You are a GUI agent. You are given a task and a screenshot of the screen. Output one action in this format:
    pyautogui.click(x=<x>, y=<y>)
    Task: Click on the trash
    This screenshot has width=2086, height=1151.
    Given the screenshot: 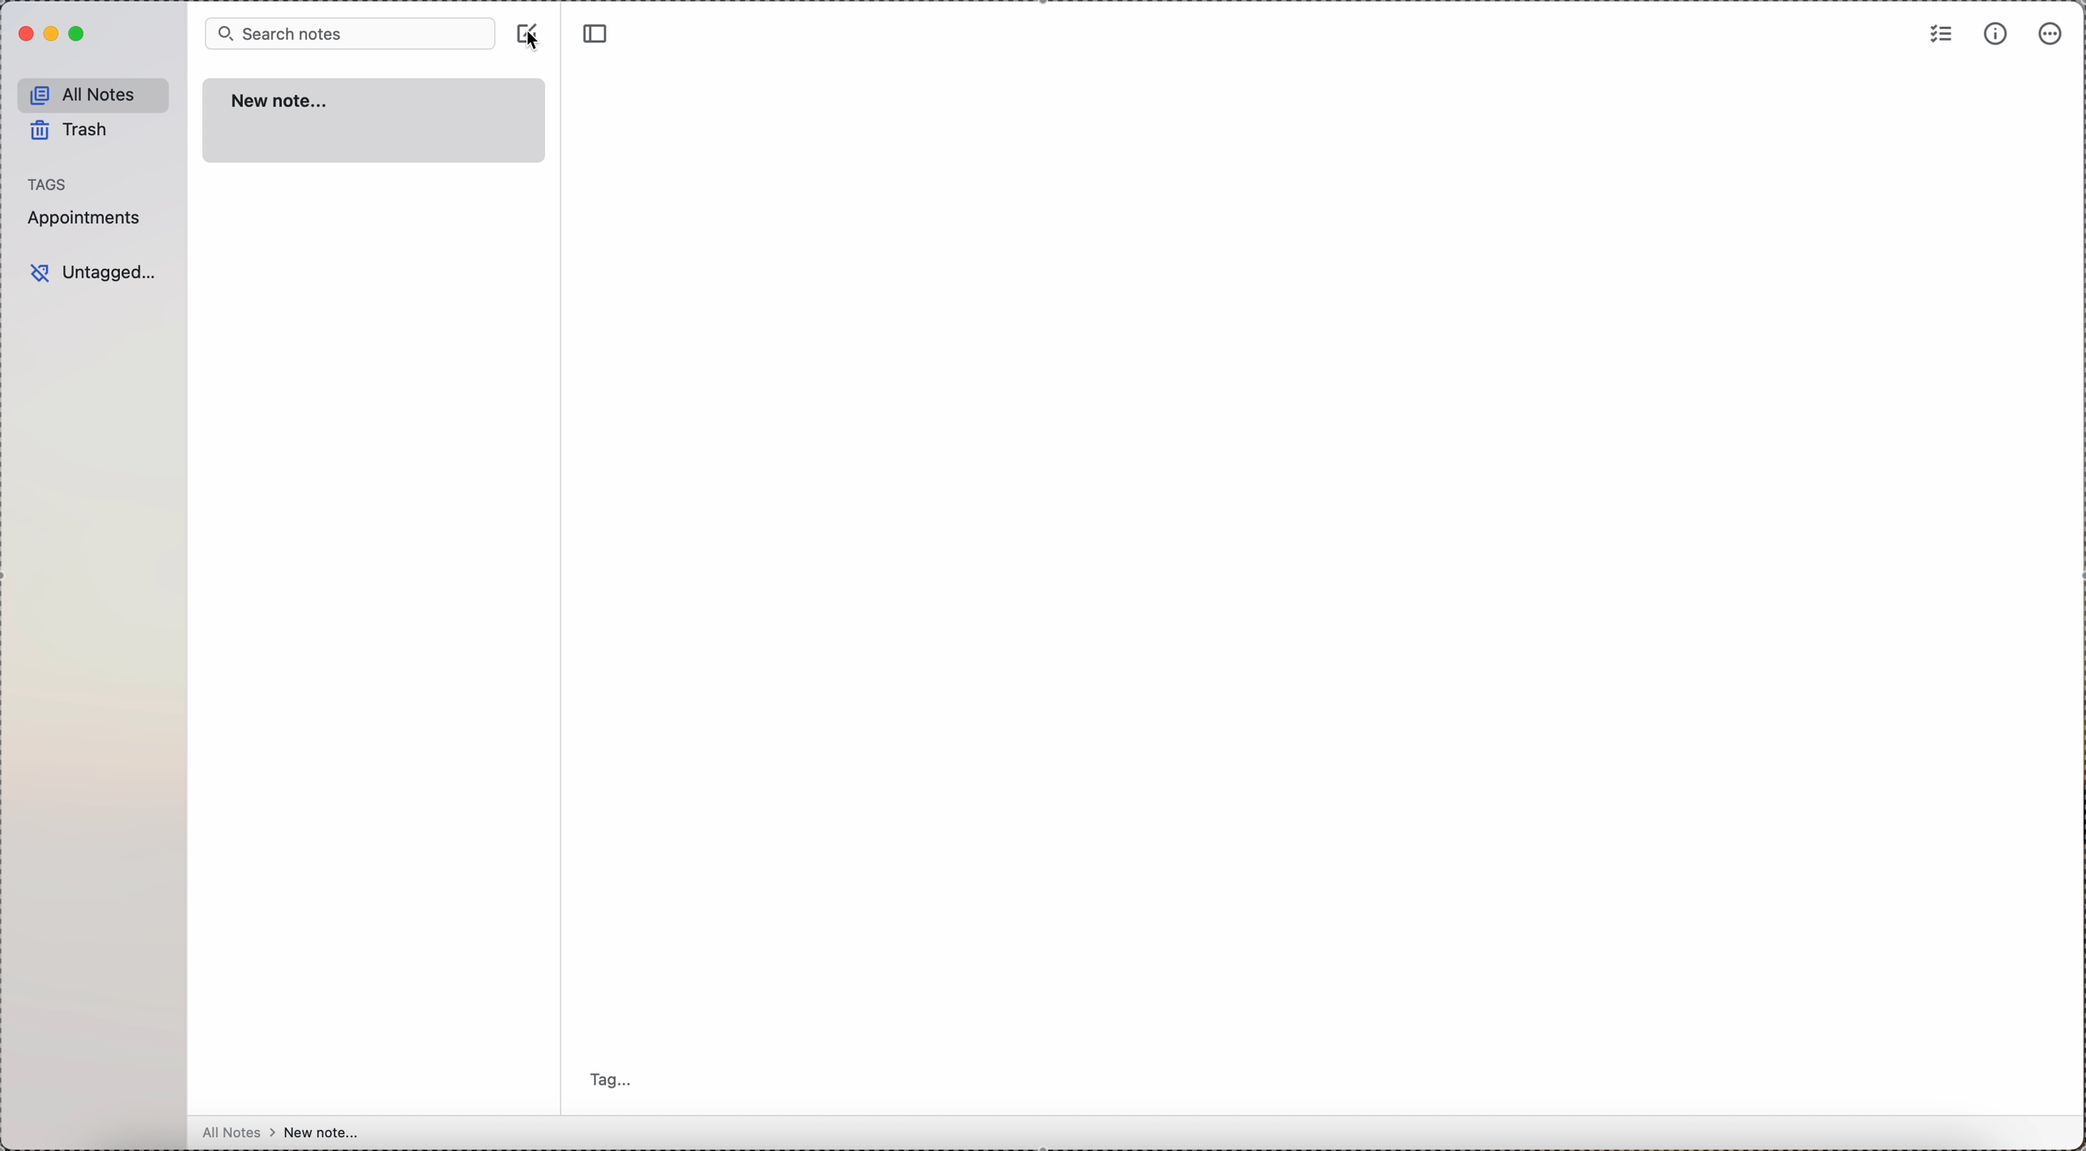 What is the action you would take?
    pyautogui.click(x=69, y=130)
    